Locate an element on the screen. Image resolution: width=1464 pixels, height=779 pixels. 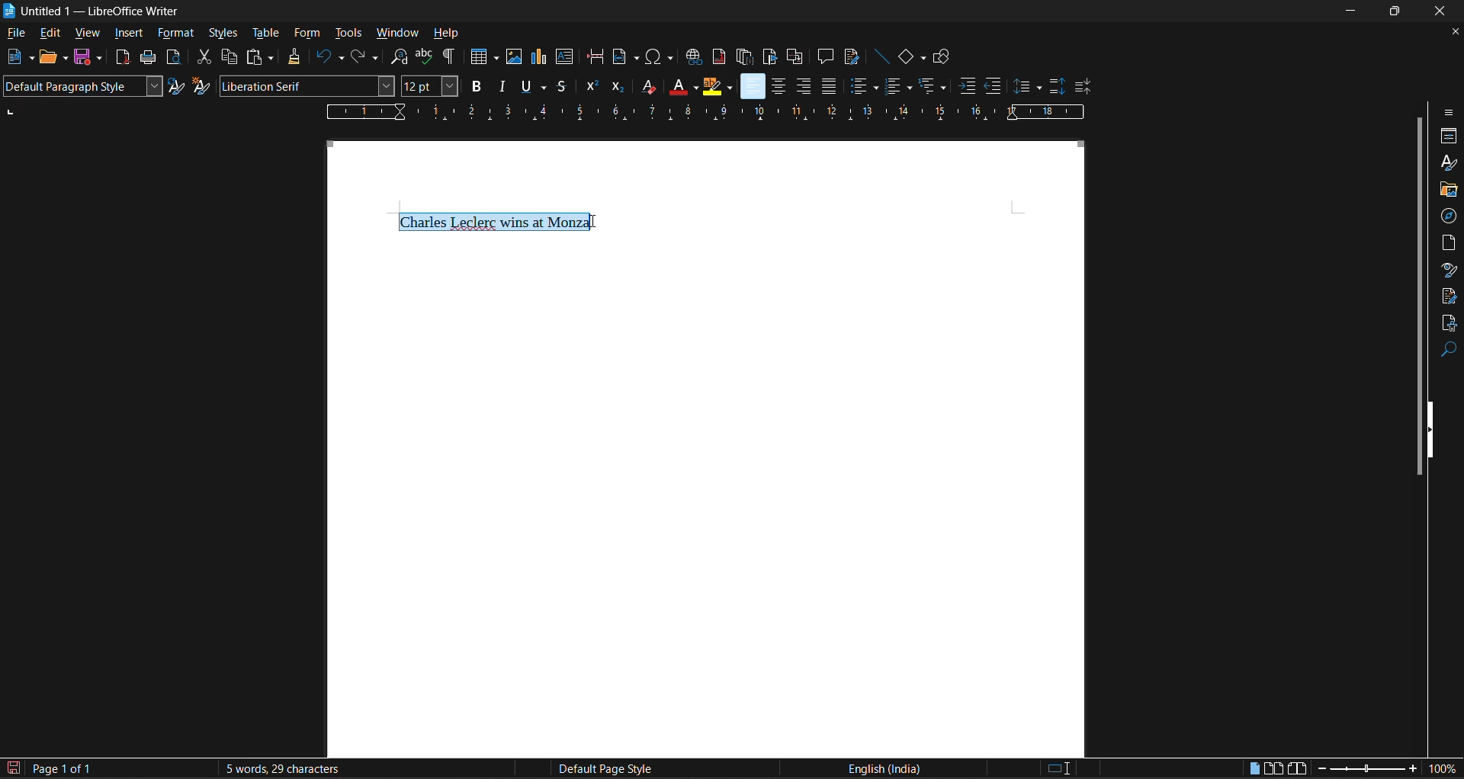
toggle ordered list is located at coordinates (898, 85).